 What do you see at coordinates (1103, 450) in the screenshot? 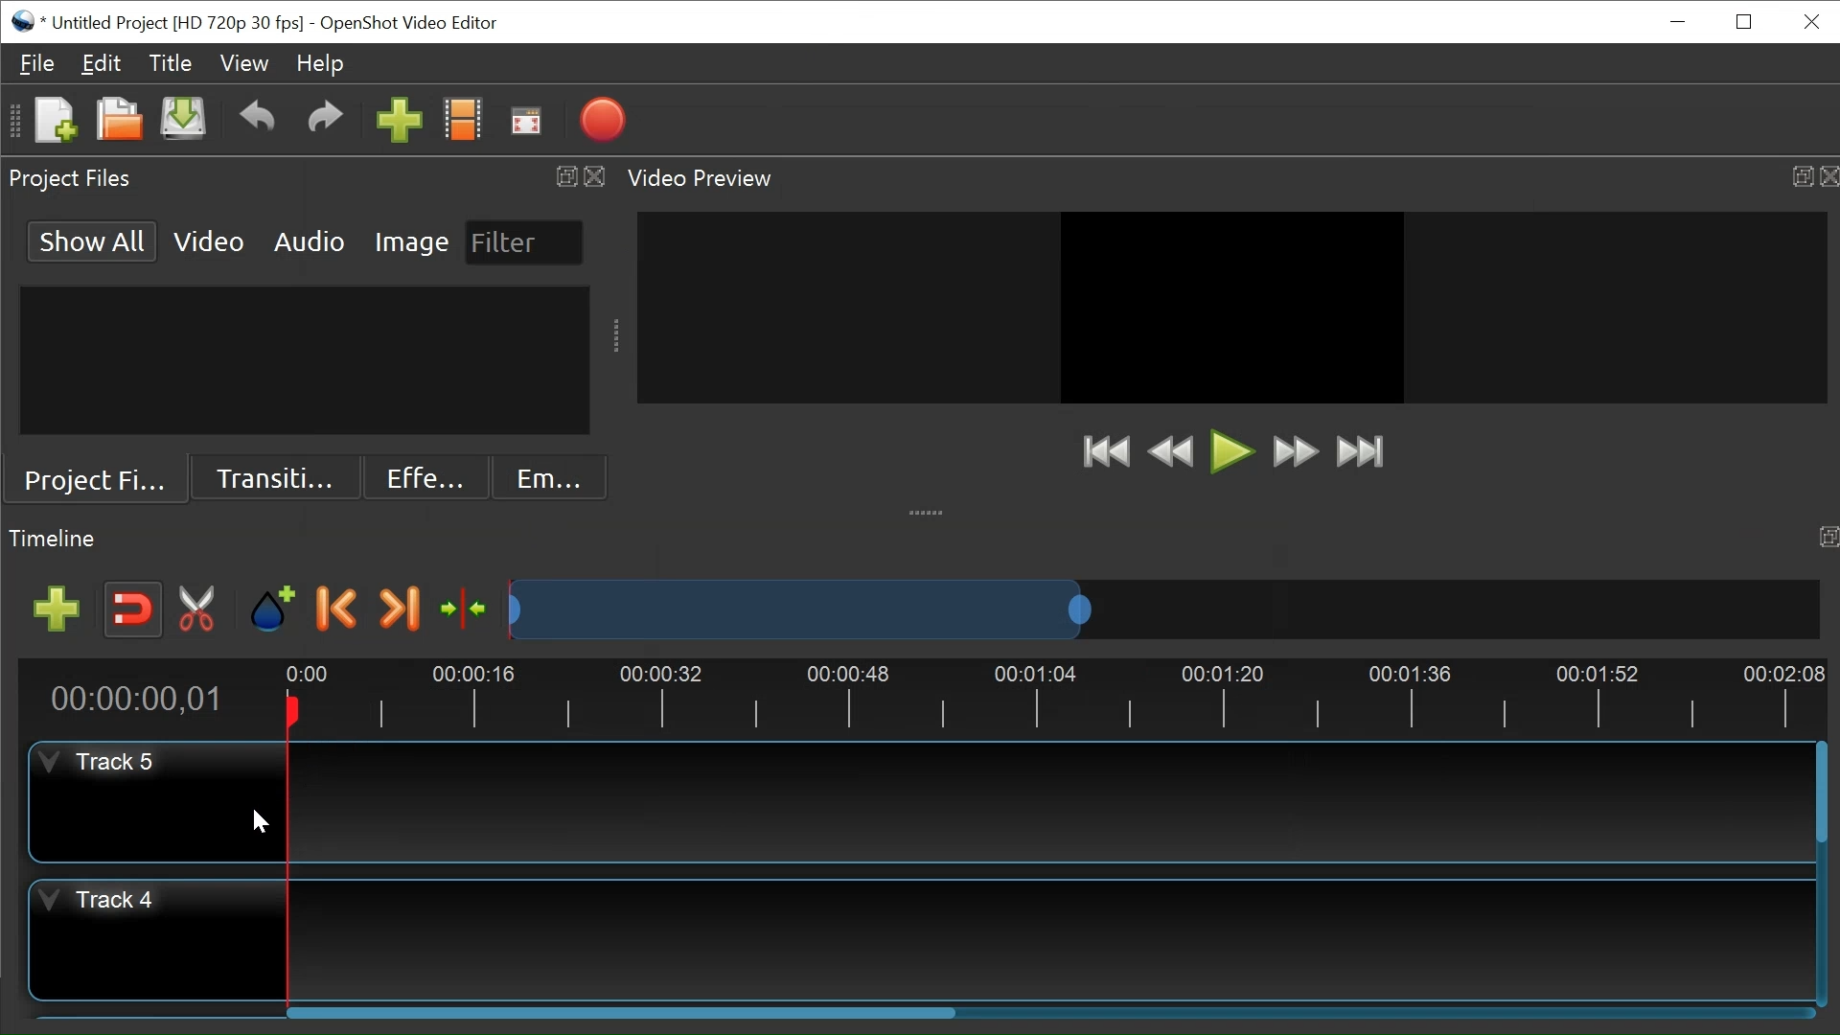
I see `Jump to Start` at bounding box center [1103, 450].